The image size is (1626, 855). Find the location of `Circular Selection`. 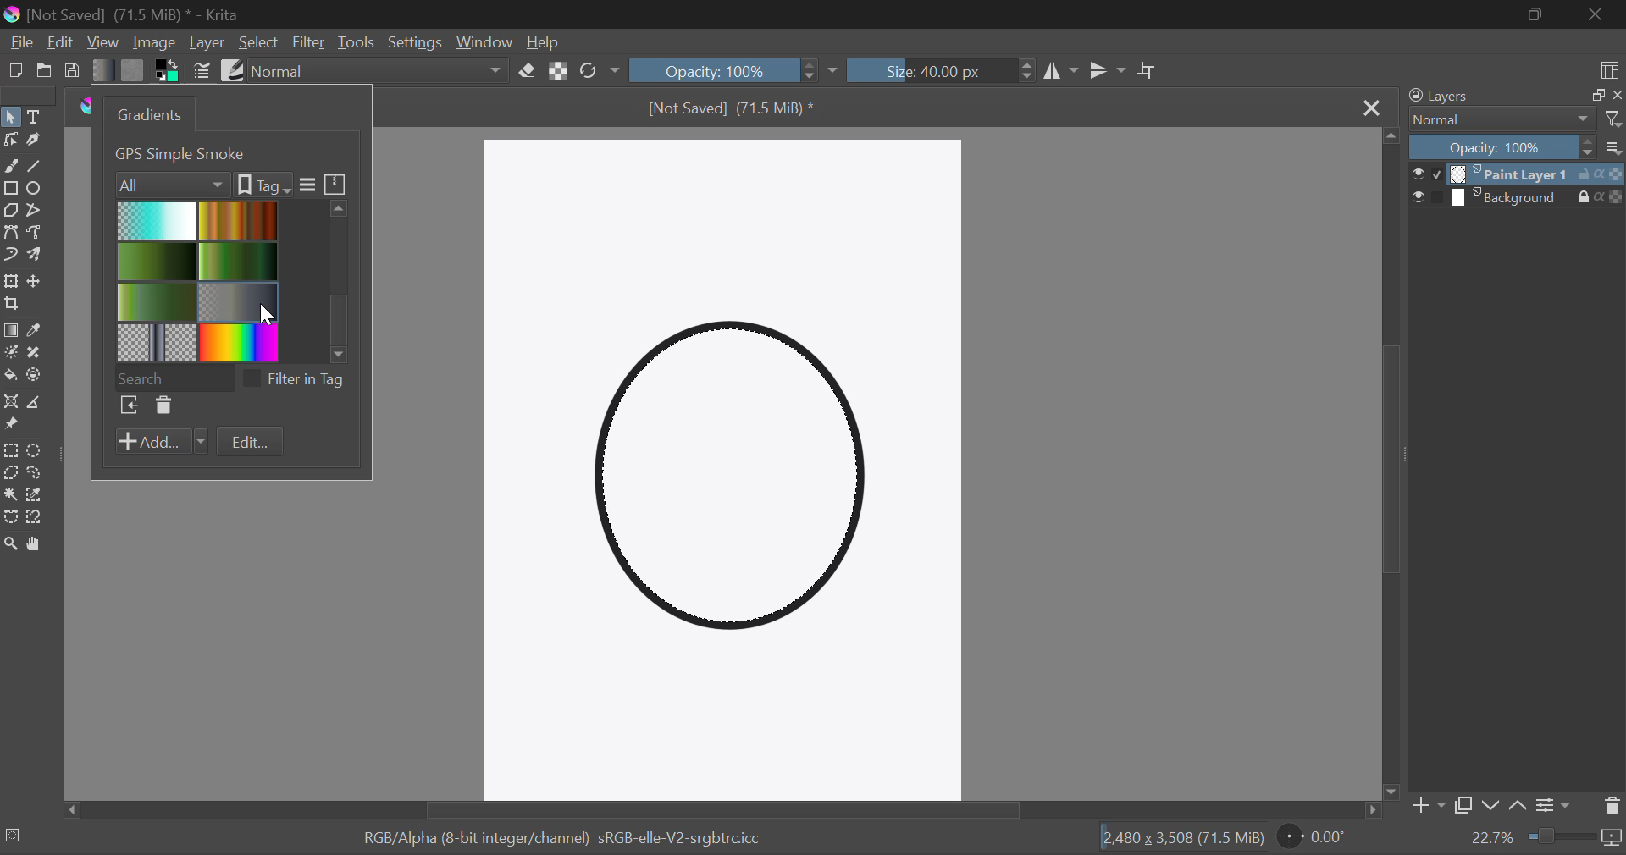

Circular Selection is located at coordinates (38, 449).